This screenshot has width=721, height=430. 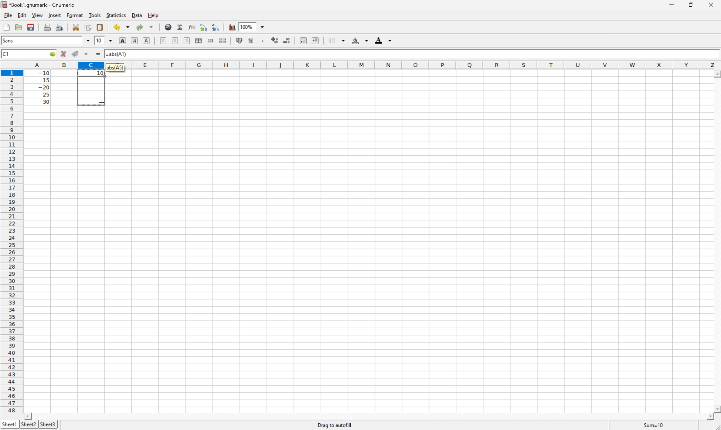 I want to click on Edit a function in current cell, so click(x=192, y=26).